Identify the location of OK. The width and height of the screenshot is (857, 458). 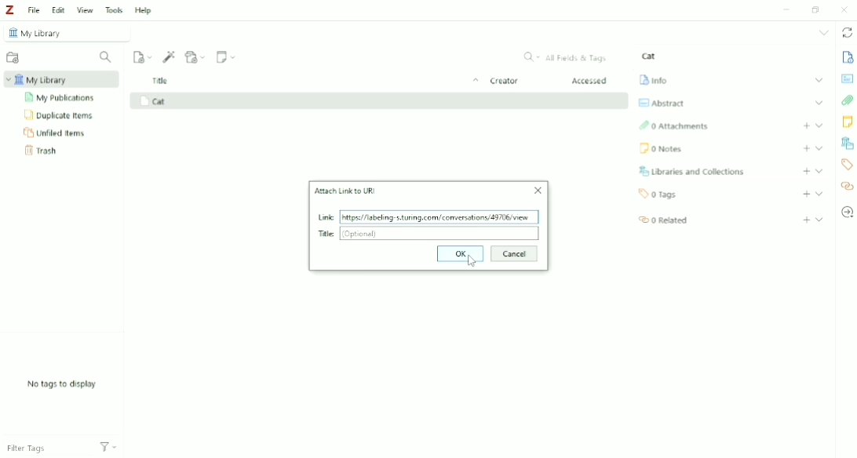
(459, 254).